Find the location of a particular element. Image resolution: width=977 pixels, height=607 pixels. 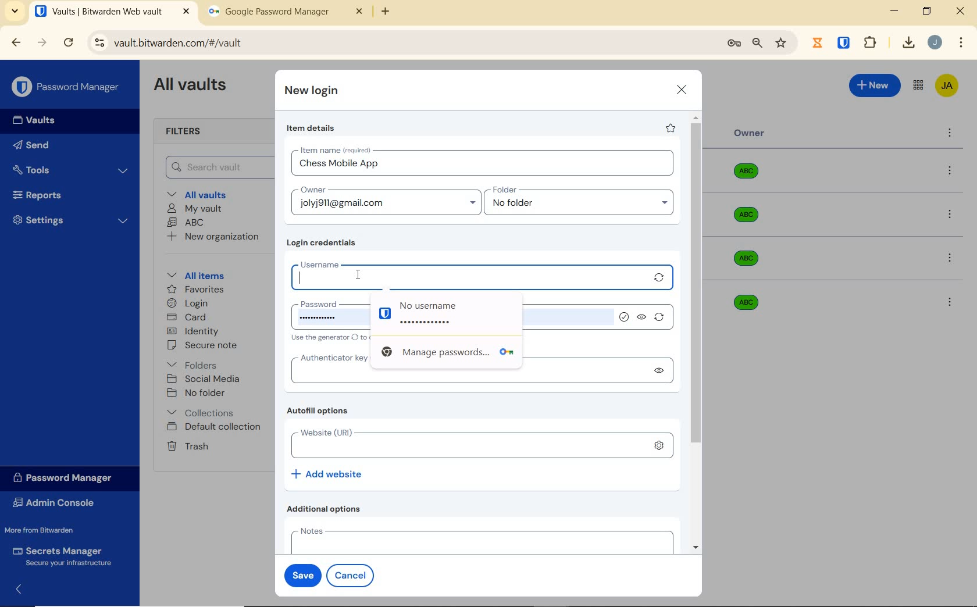

cursor is located at coordinates (359, 275).